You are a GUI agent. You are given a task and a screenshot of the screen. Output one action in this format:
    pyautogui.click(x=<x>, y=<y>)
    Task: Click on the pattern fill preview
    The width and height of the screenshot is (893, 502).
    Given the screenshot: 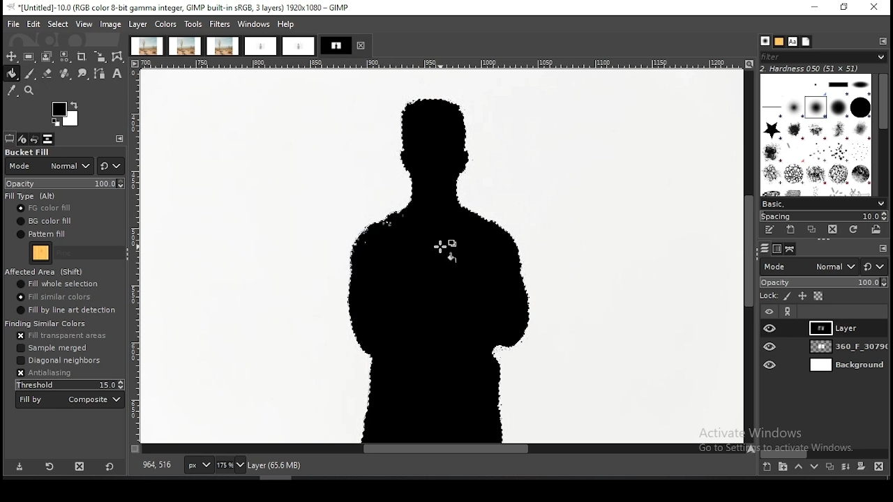 What is the action you would take?
    pyautogui.click(x=40, y=253)
    